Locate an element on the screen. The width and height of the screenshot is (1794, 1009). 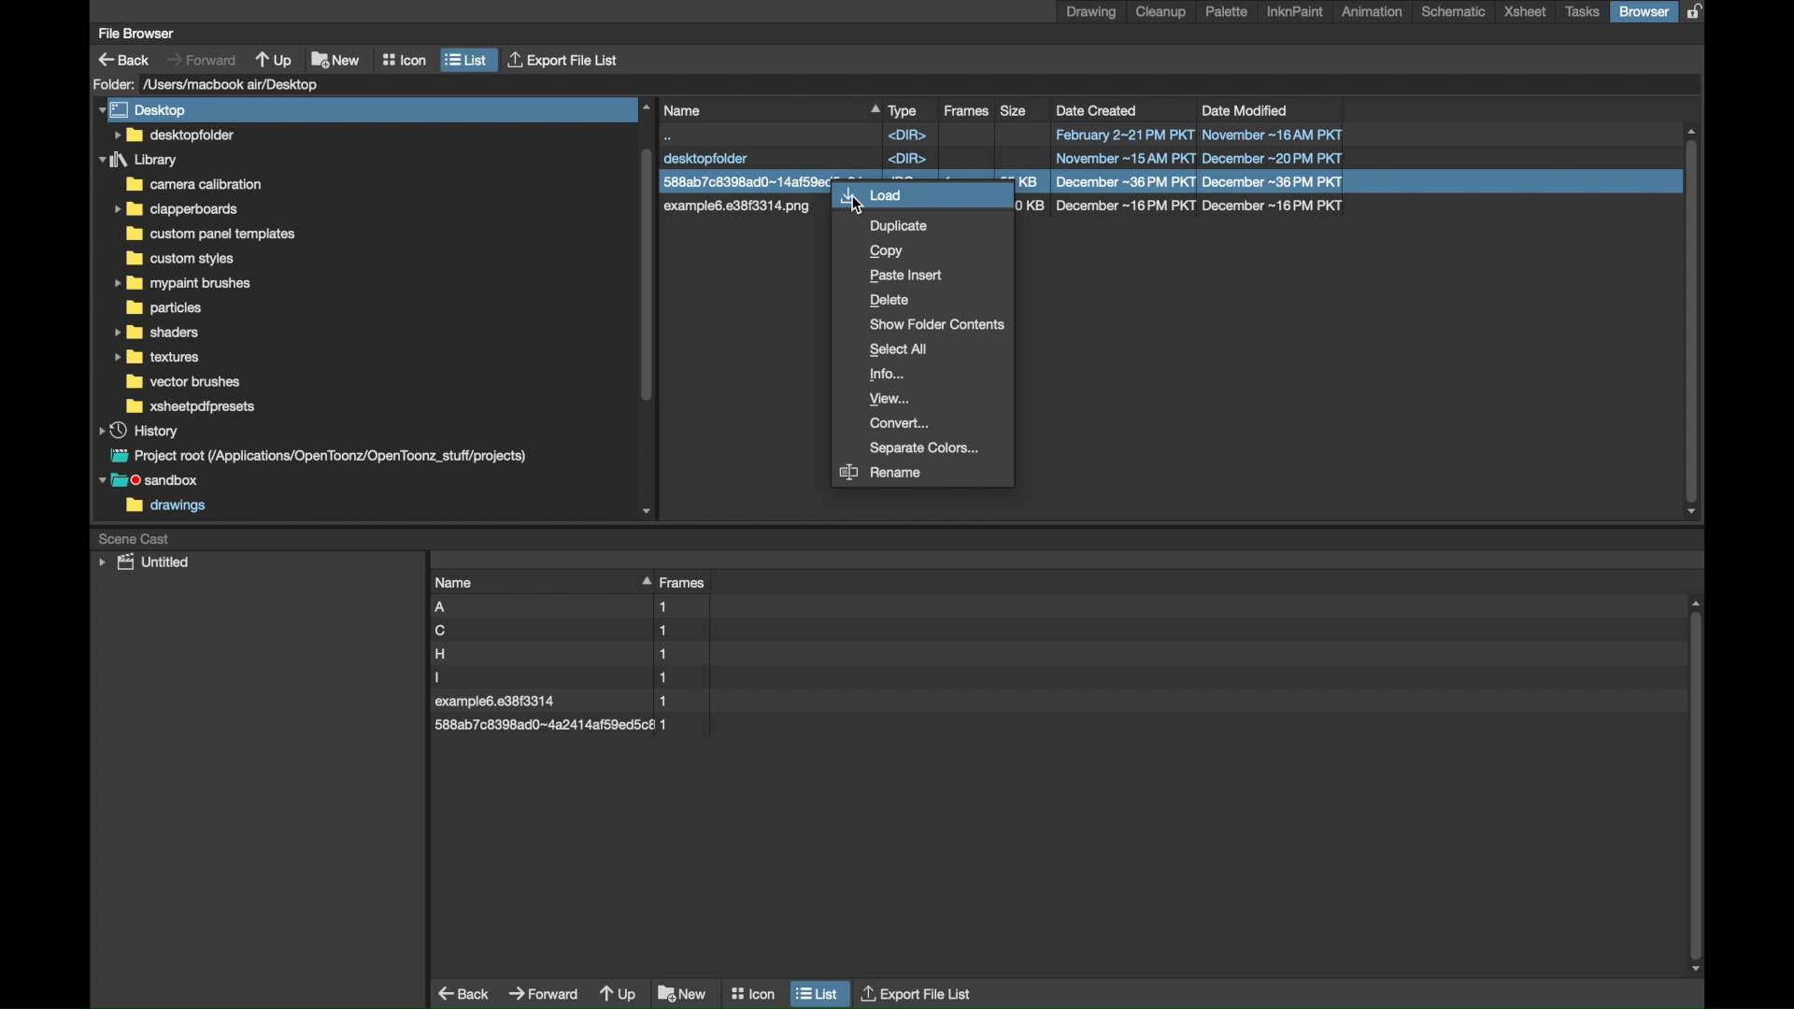
name is located at coordinates (455, 582).